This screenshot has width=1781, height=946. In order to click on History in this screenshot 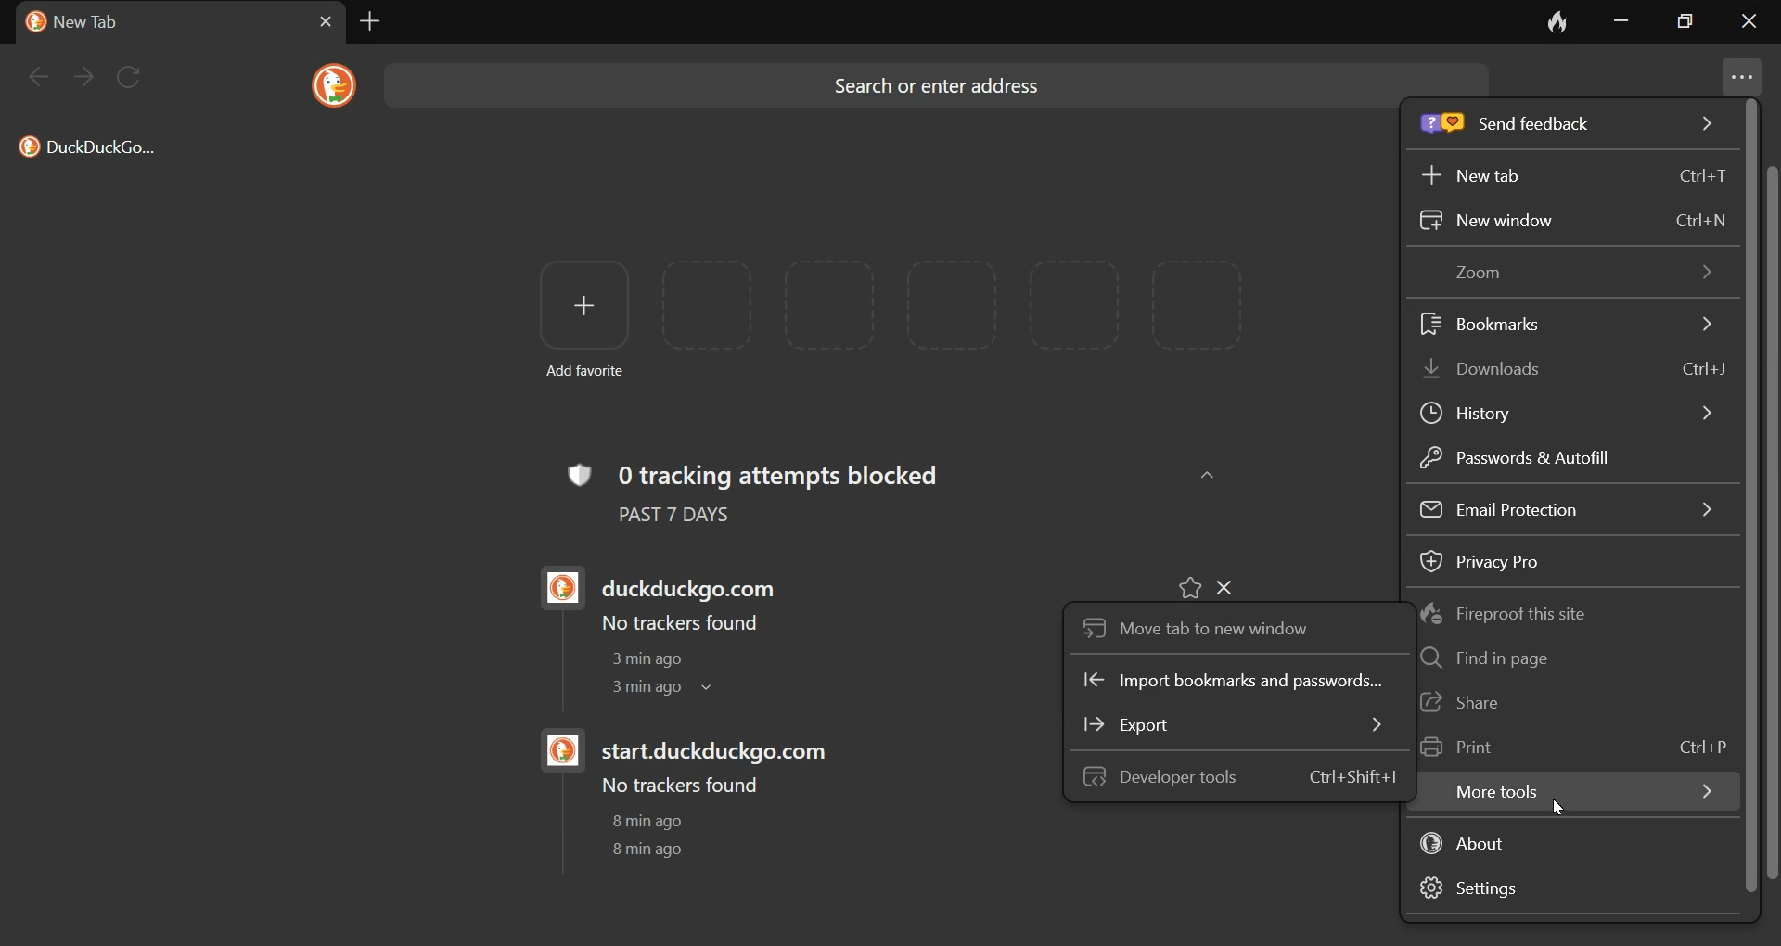, I will do `click(1570, 409)`.